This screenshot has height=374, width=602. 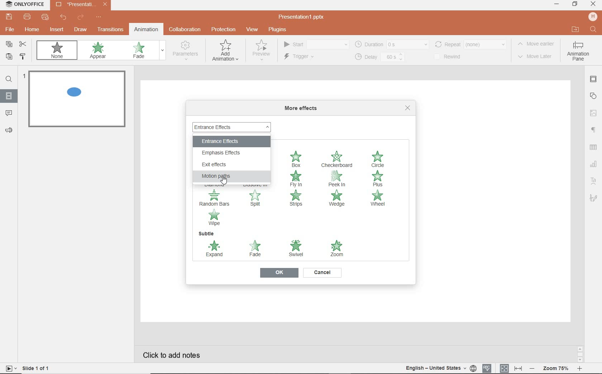 What do you see at coordinates (537, 57) in the screenshot?
I see `move later` at bounding box center [537, 57].